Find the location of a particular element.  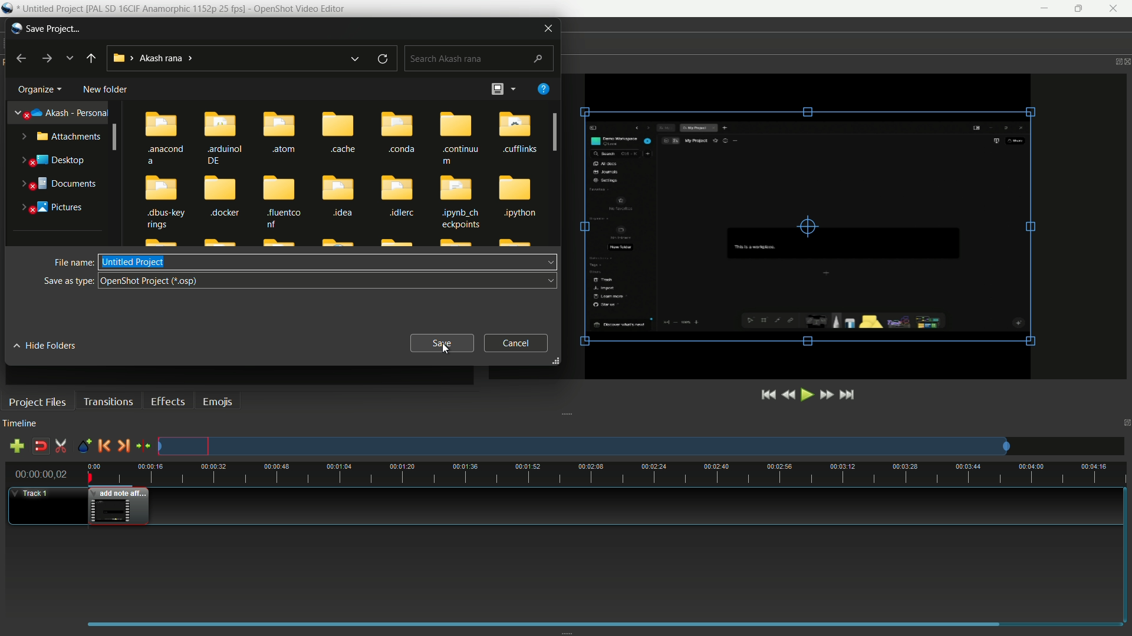

get help is located at coordinates (542, 90).